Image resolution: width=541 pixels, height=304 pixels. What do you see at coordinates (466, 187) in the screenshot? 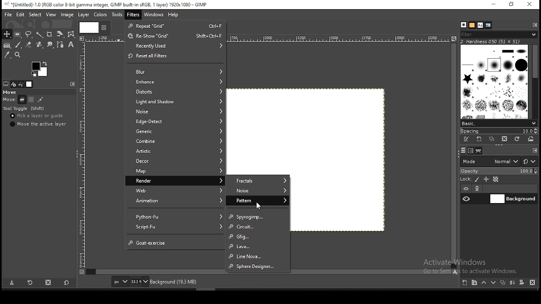
I see `layer visibility` at bounding box center [466, 187].